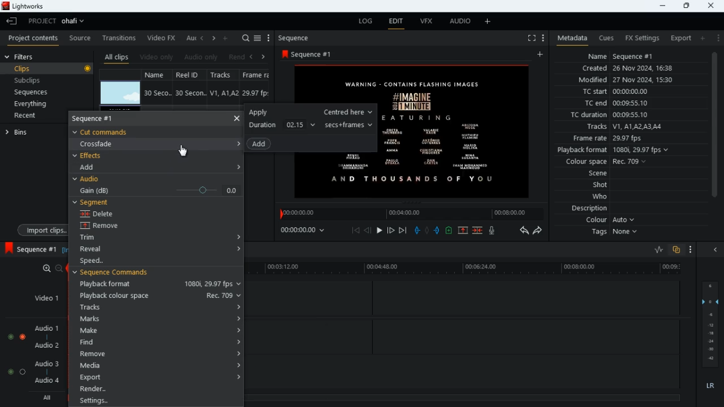 Image resolution: width=724 pixels, height=407 pixels. Describe the element at coordinates (157, 57) in the screenshot. I see `video only` at that location.